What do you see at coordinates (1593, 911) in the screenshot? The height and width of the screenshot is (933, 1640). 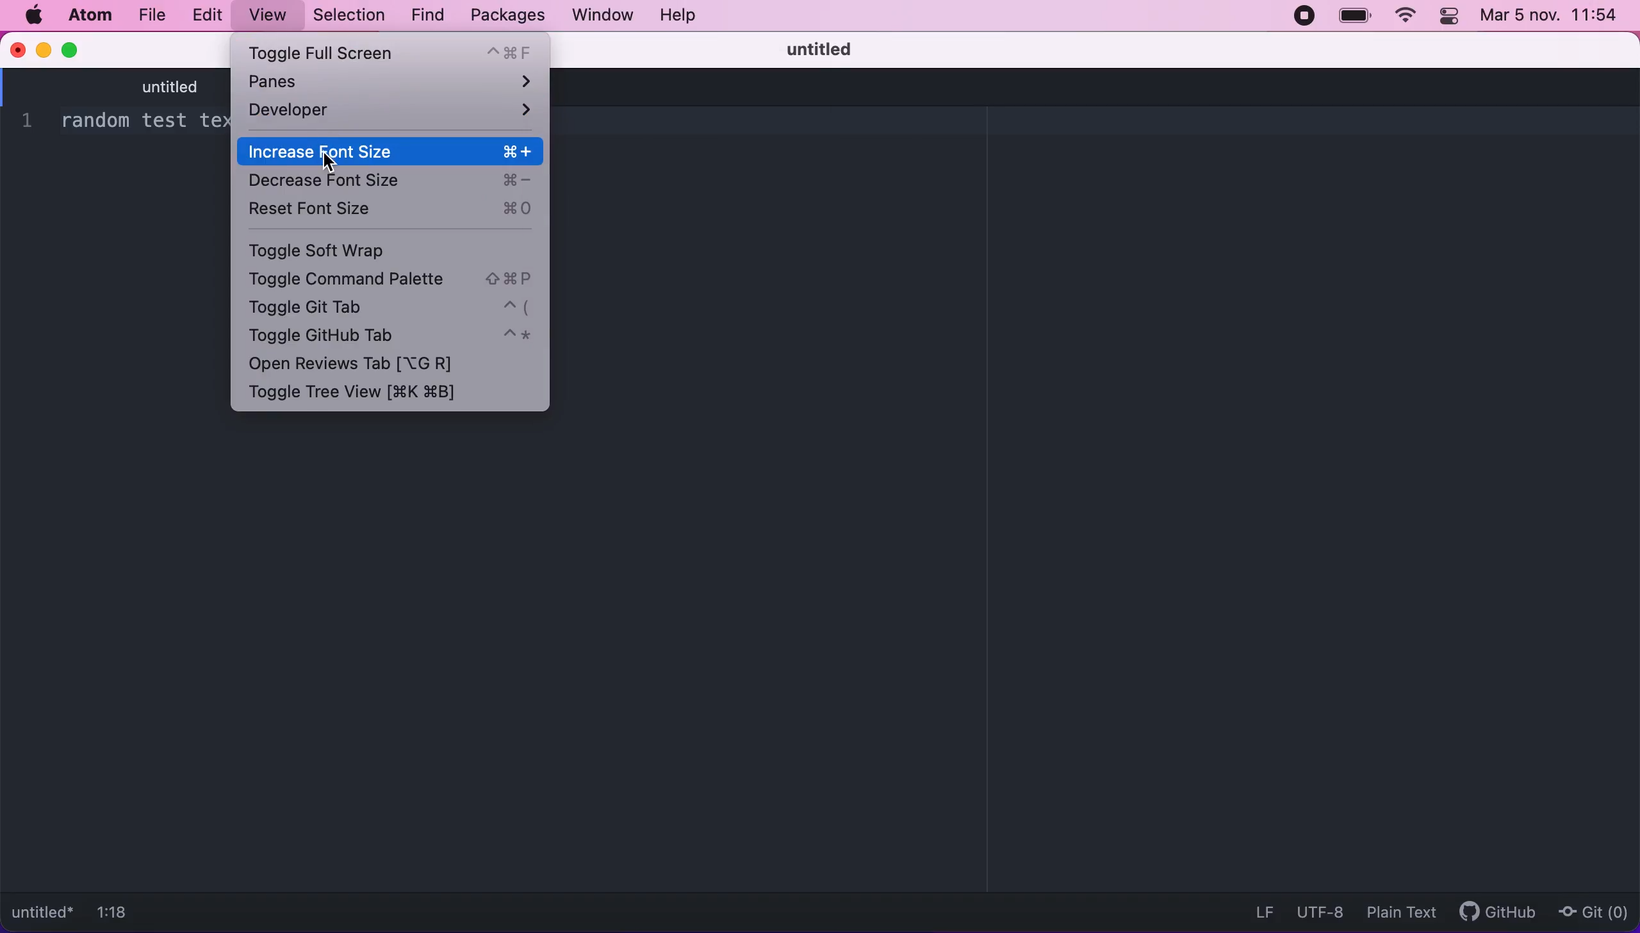 I see `Git (0)` at bounding box center [1593, 911].